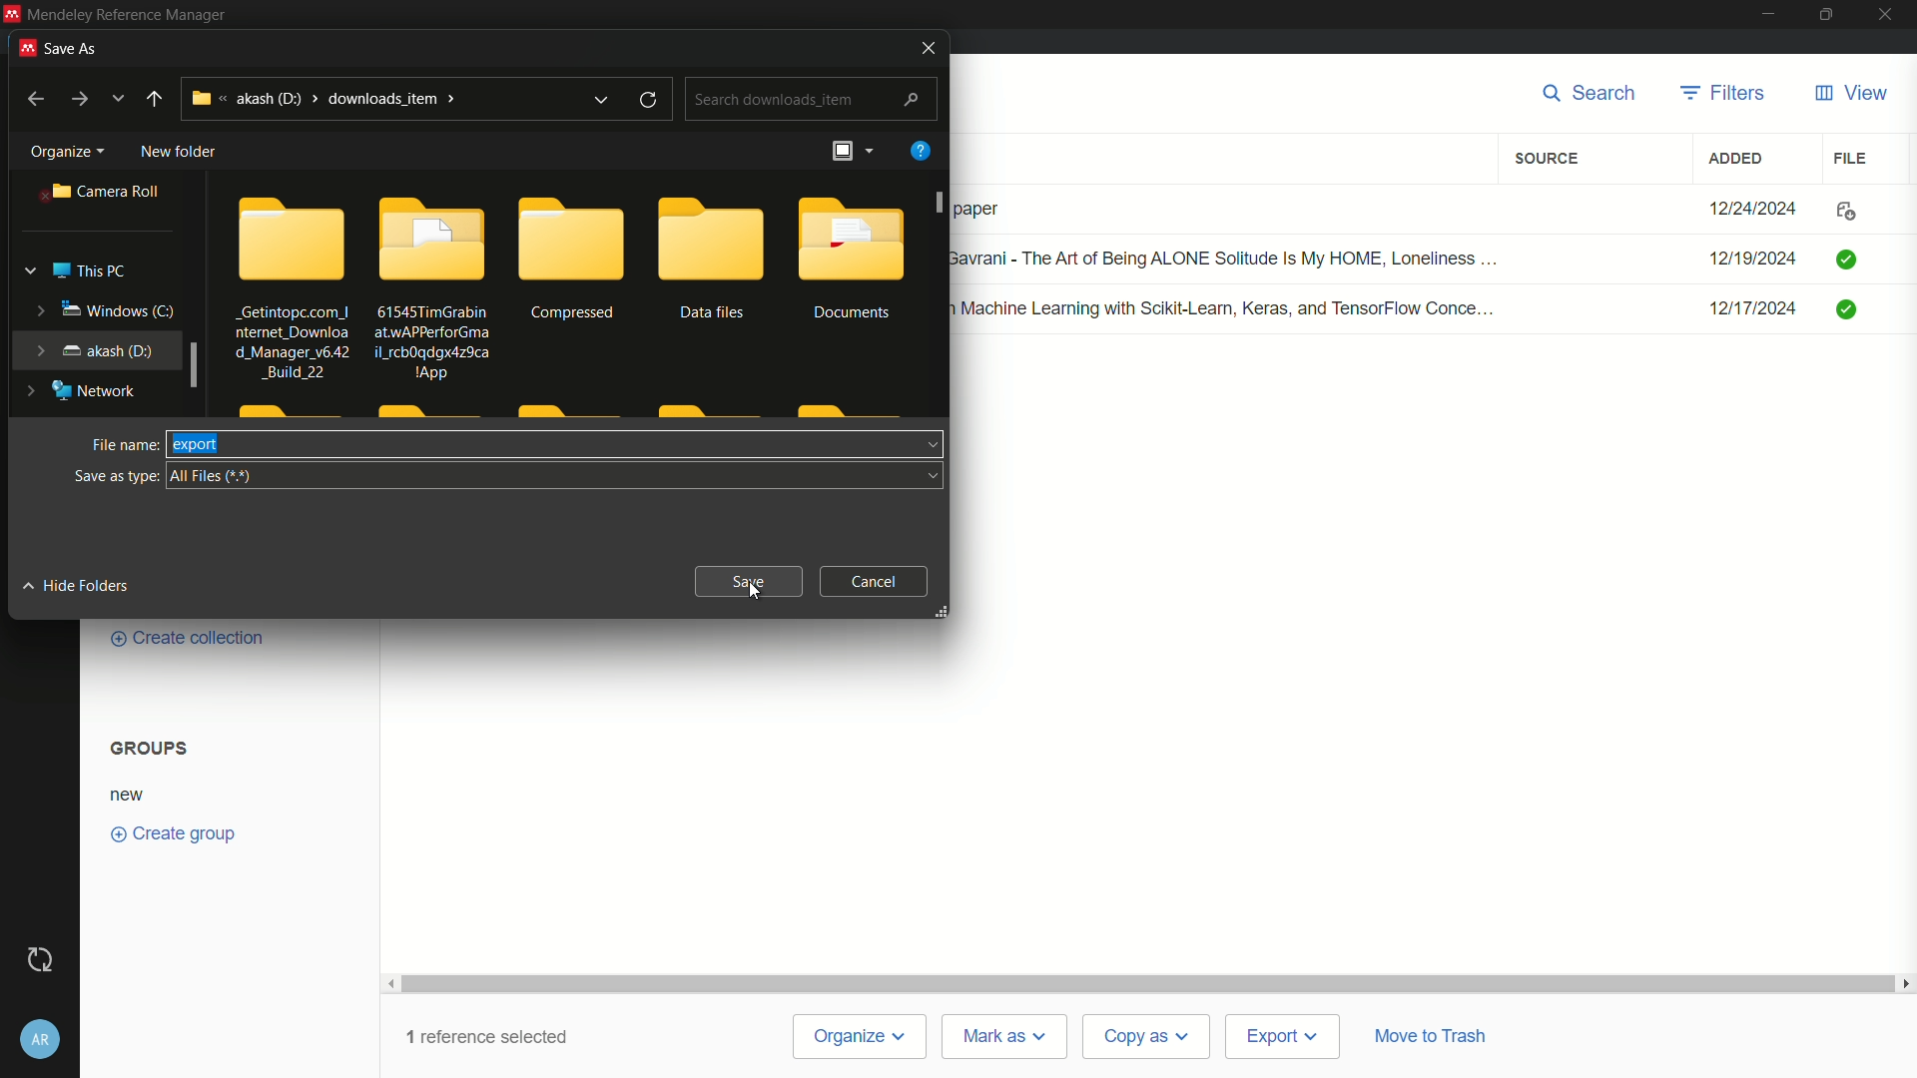 The height and width of the screenshot is (1078, 1917). Describe the element at coordinates (813, 98) in the screenshot. I see `search bar` at that location.